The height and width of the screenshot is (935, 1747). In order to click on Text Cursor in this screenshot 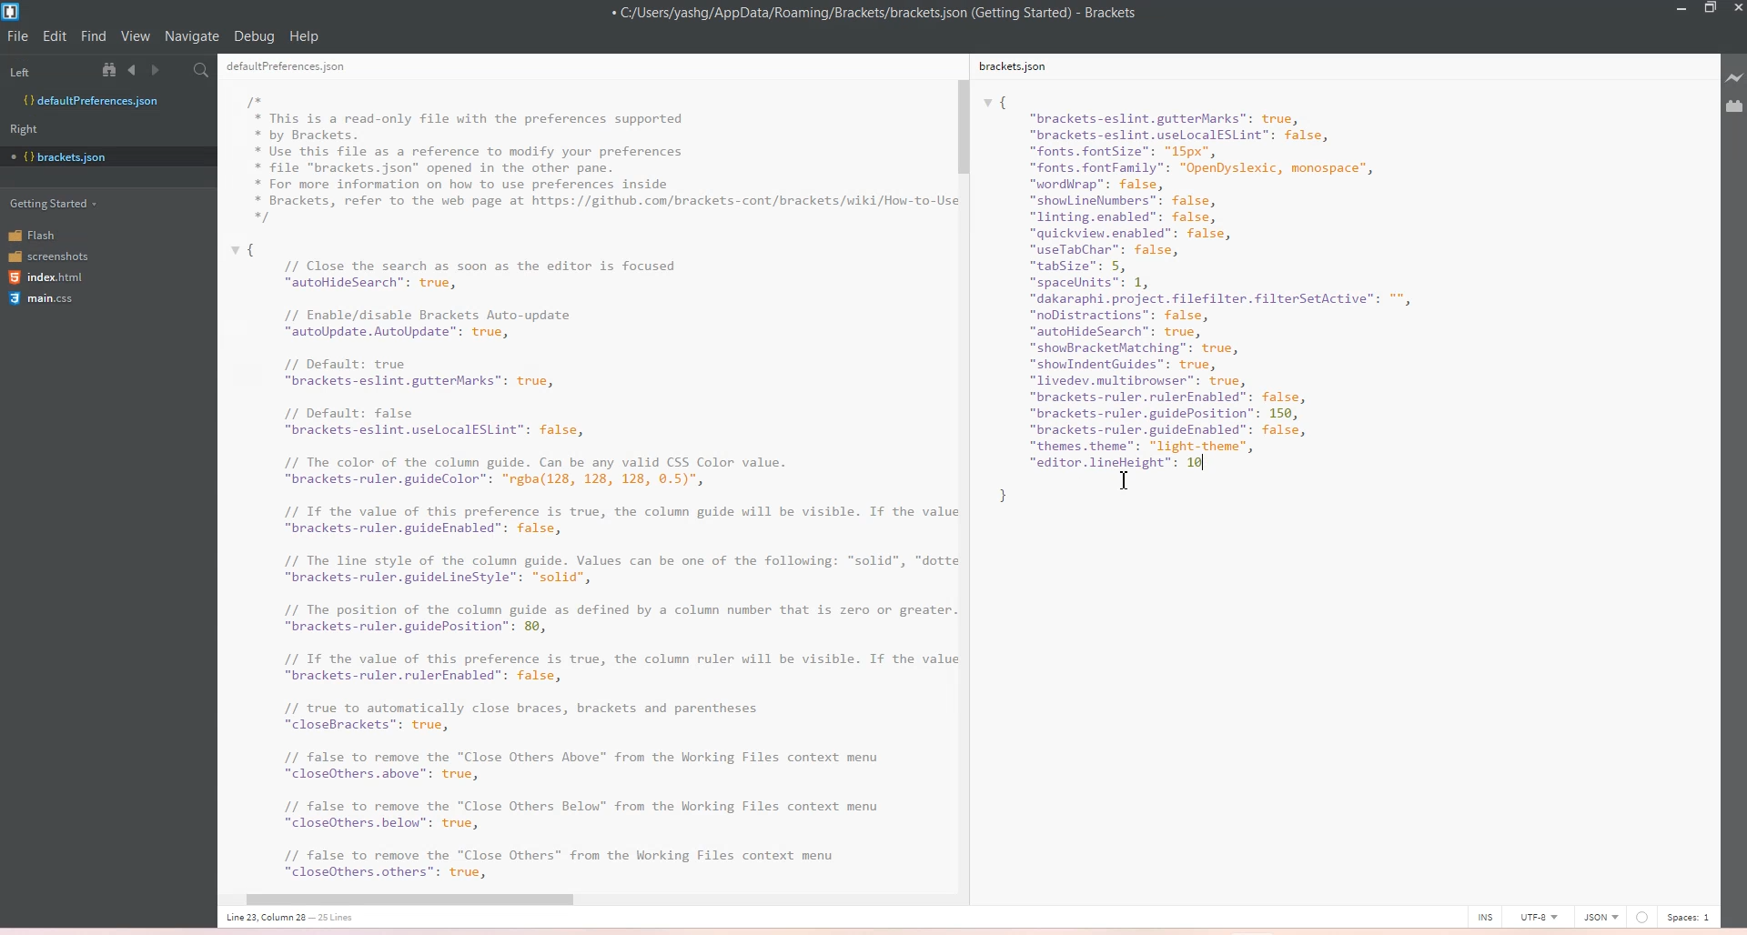, I will do `click(1128, 482)`.